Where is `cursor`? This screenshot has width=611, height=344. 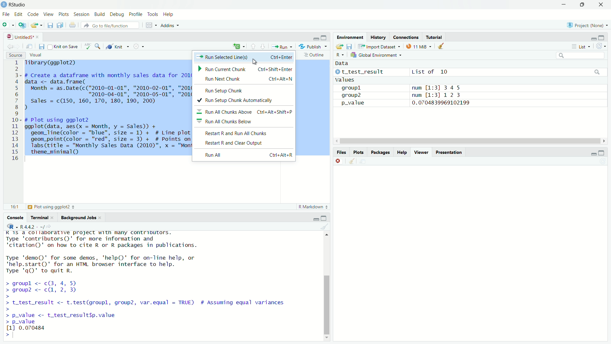 cursor is located at coordinates (258, 61).